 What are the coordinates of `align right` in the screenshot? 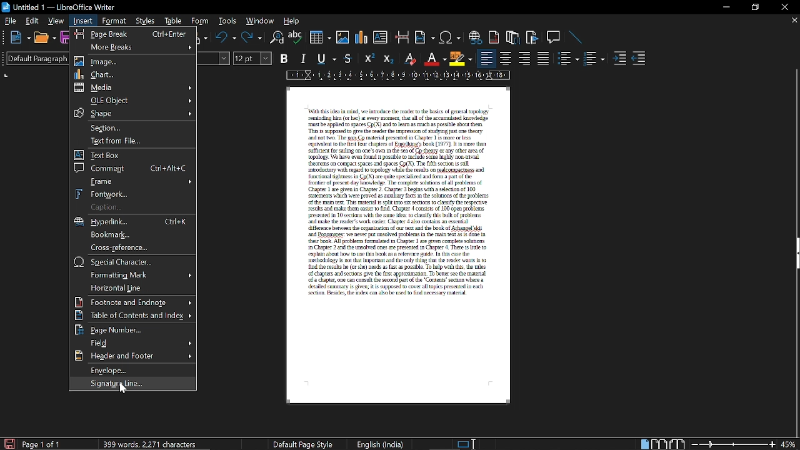 It's located at (526, 59).